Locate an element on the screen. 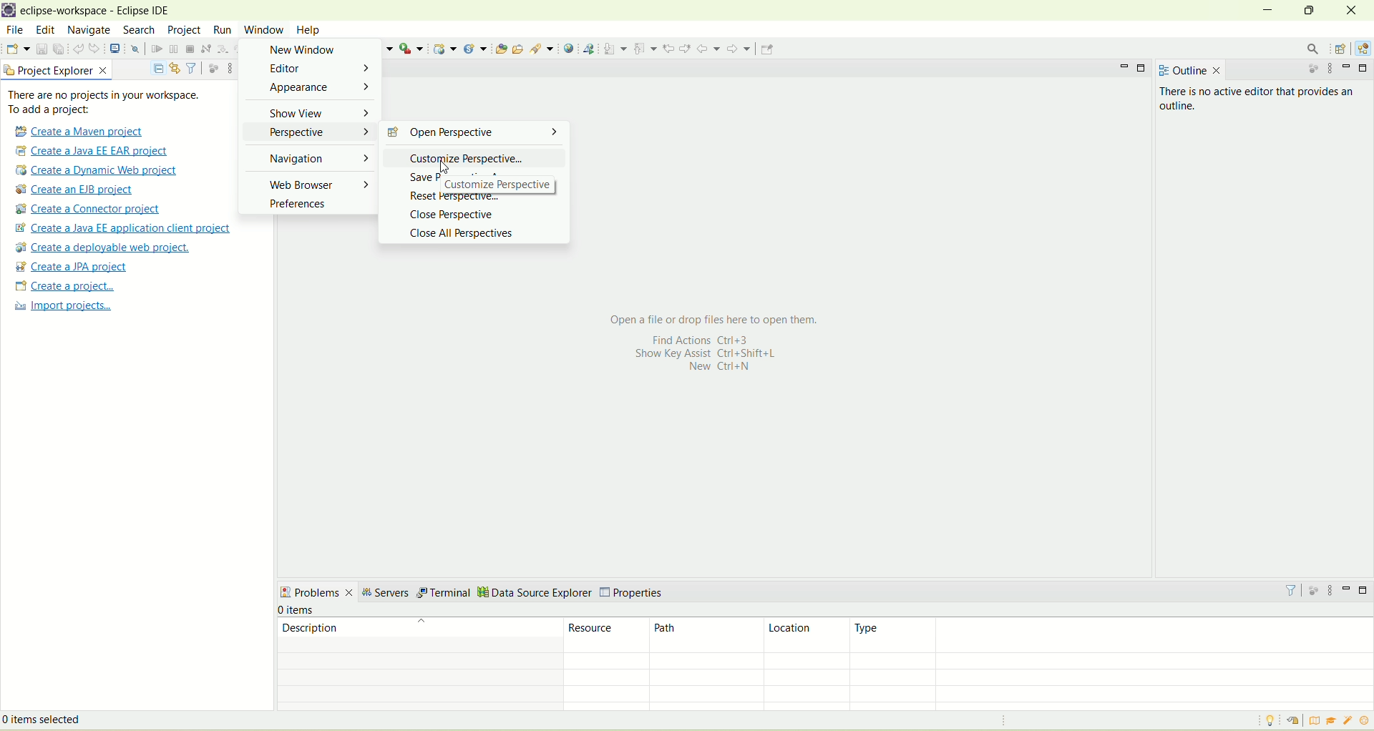  project is located at coordinates (183, 30).